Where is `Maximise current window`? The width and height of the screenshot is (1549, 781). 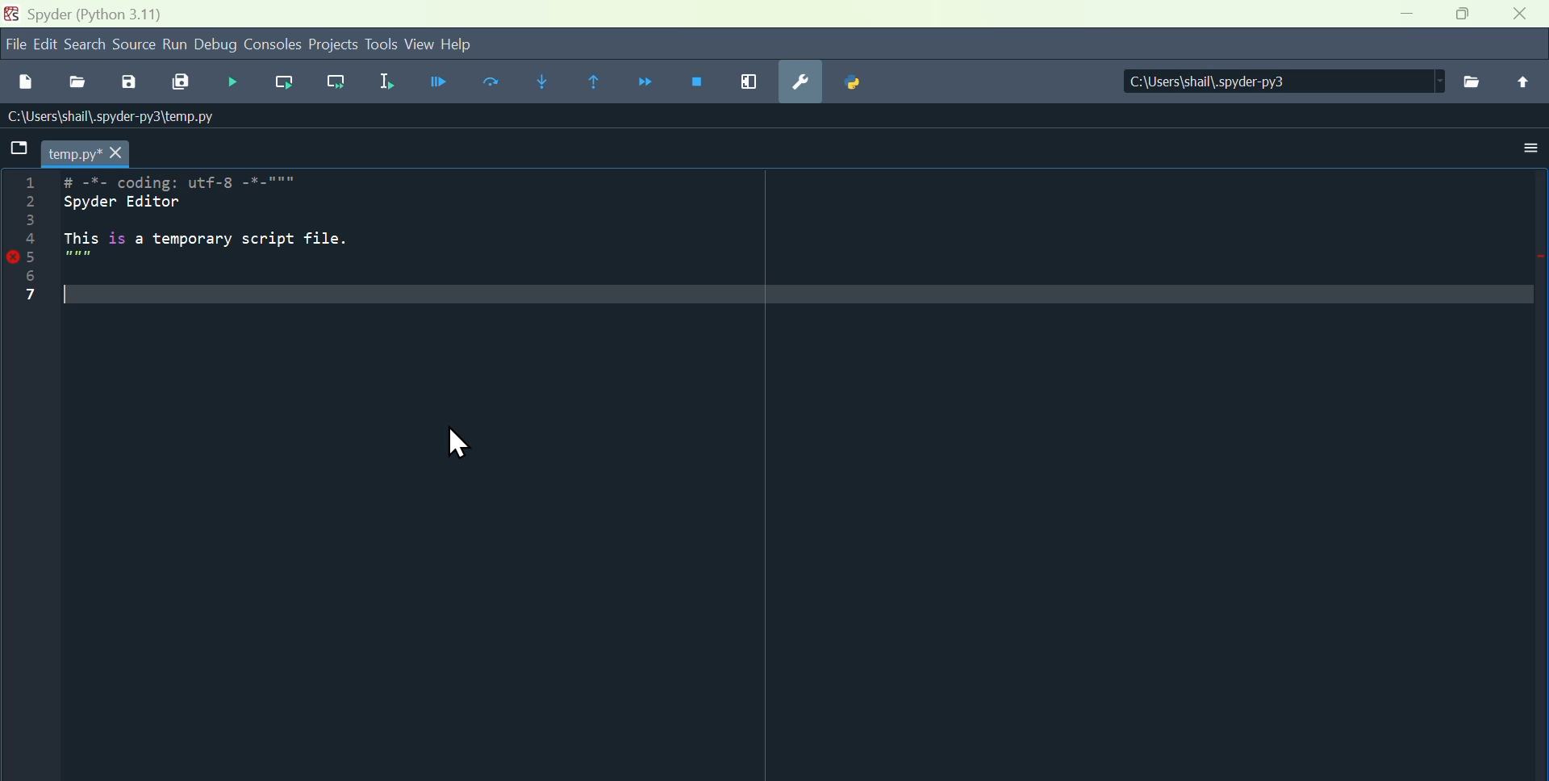 Maximise current window is located at coordinates (749, 80).